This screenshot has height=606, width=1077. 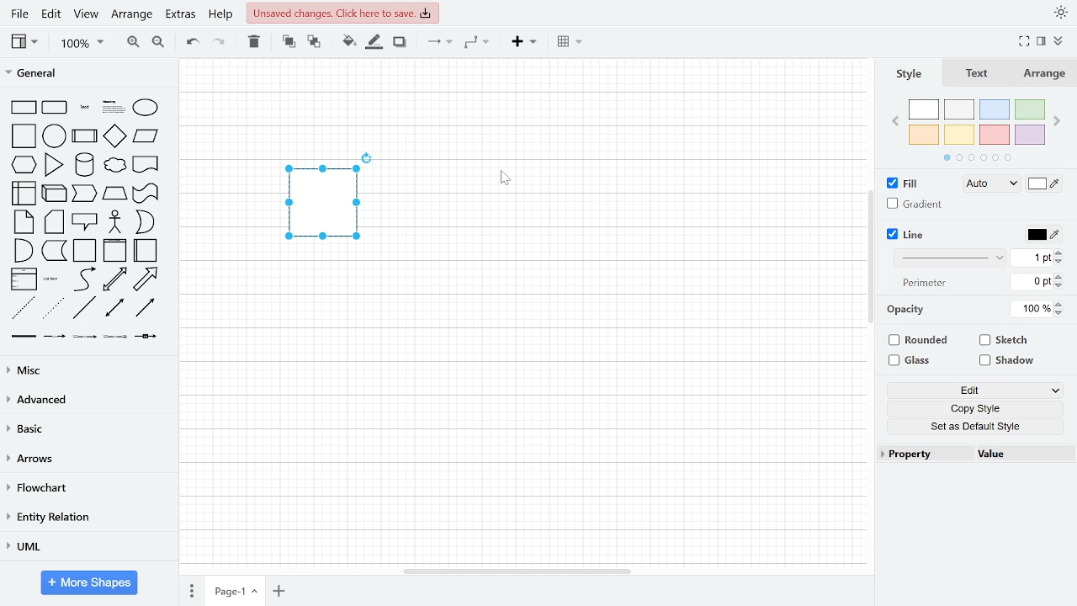 What do you see at coordinates (131, 42) in the screenshot?
I see `zoom in` at bounding box center [131, 42].